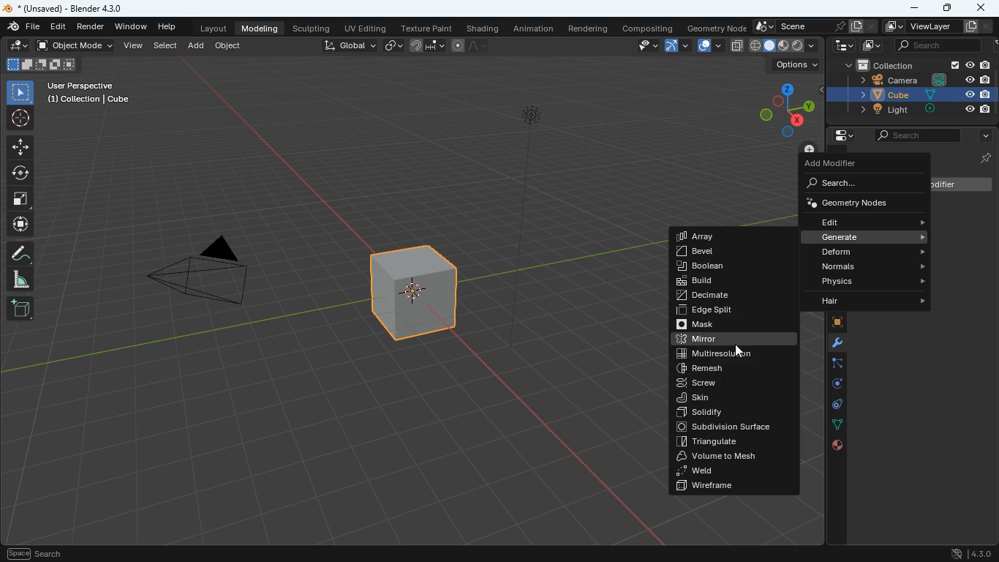 The image size is (999, 562). What do you see at coordinates (427, 45) in the screenshot?
I see `join` at bounding box center [427, 45].